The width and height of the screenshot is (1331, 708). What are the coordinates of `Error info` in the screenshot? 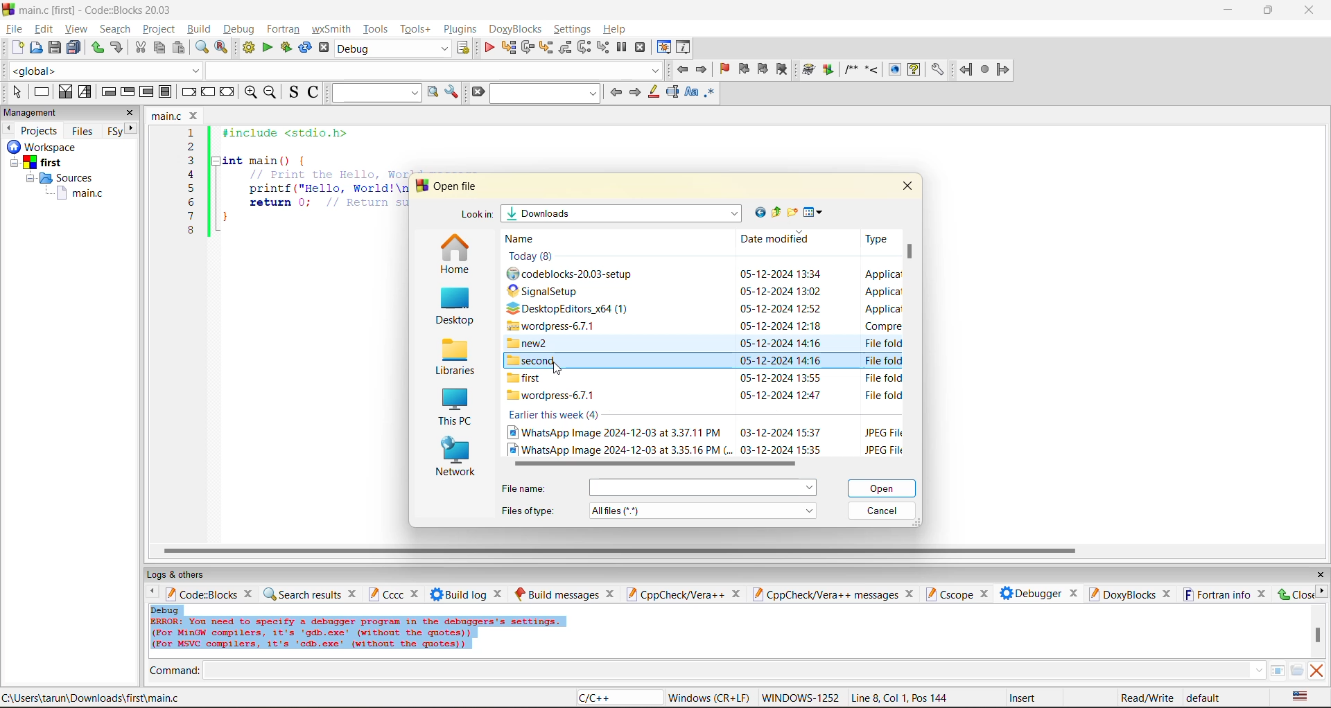 It's located at (358, 634).